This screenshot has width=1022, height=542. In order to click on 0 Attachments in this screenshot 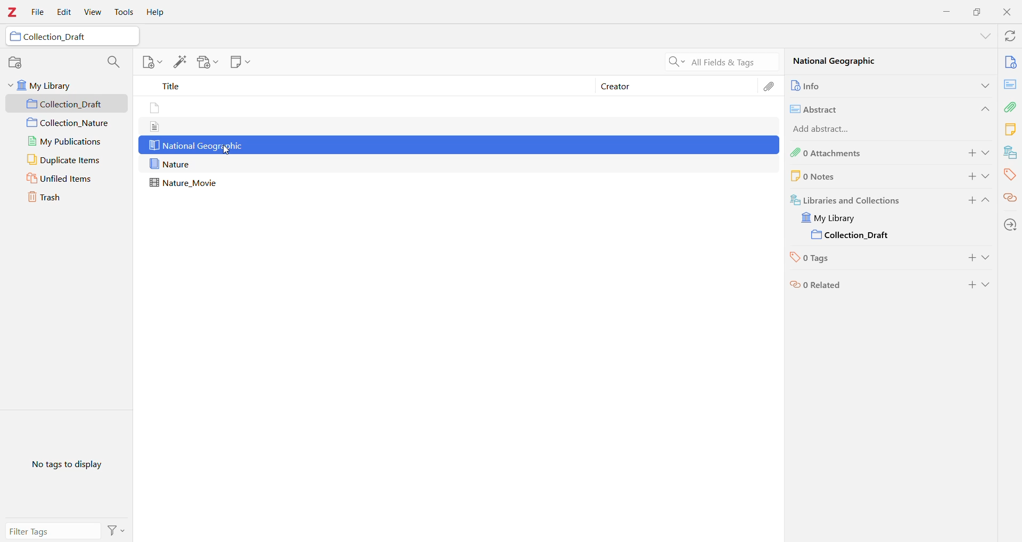, I will do `click(865, 153)`.